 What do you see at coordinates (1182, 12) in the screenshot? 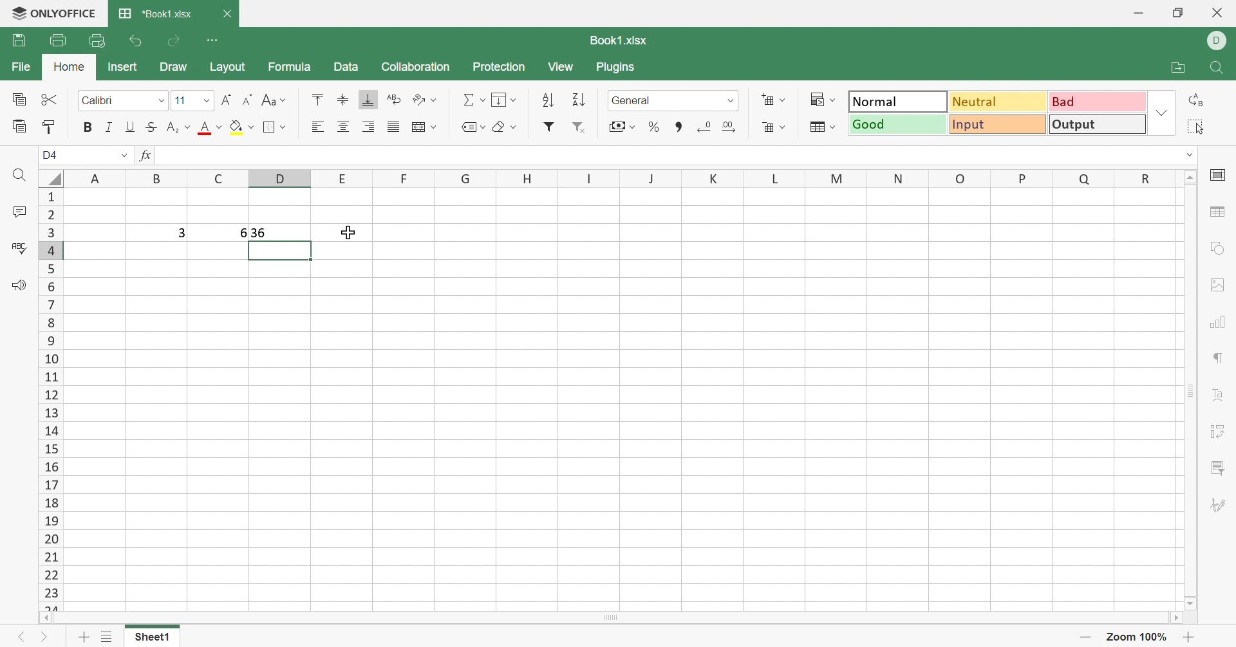
I see `Restore down` at bounding box center [1182, 12].